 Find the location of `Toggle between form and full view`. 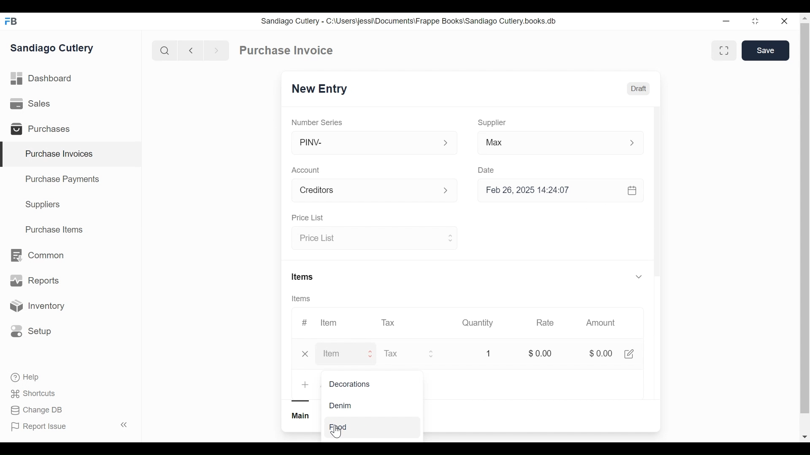

Toggle between form and full view is located at coordinates (724, 51).